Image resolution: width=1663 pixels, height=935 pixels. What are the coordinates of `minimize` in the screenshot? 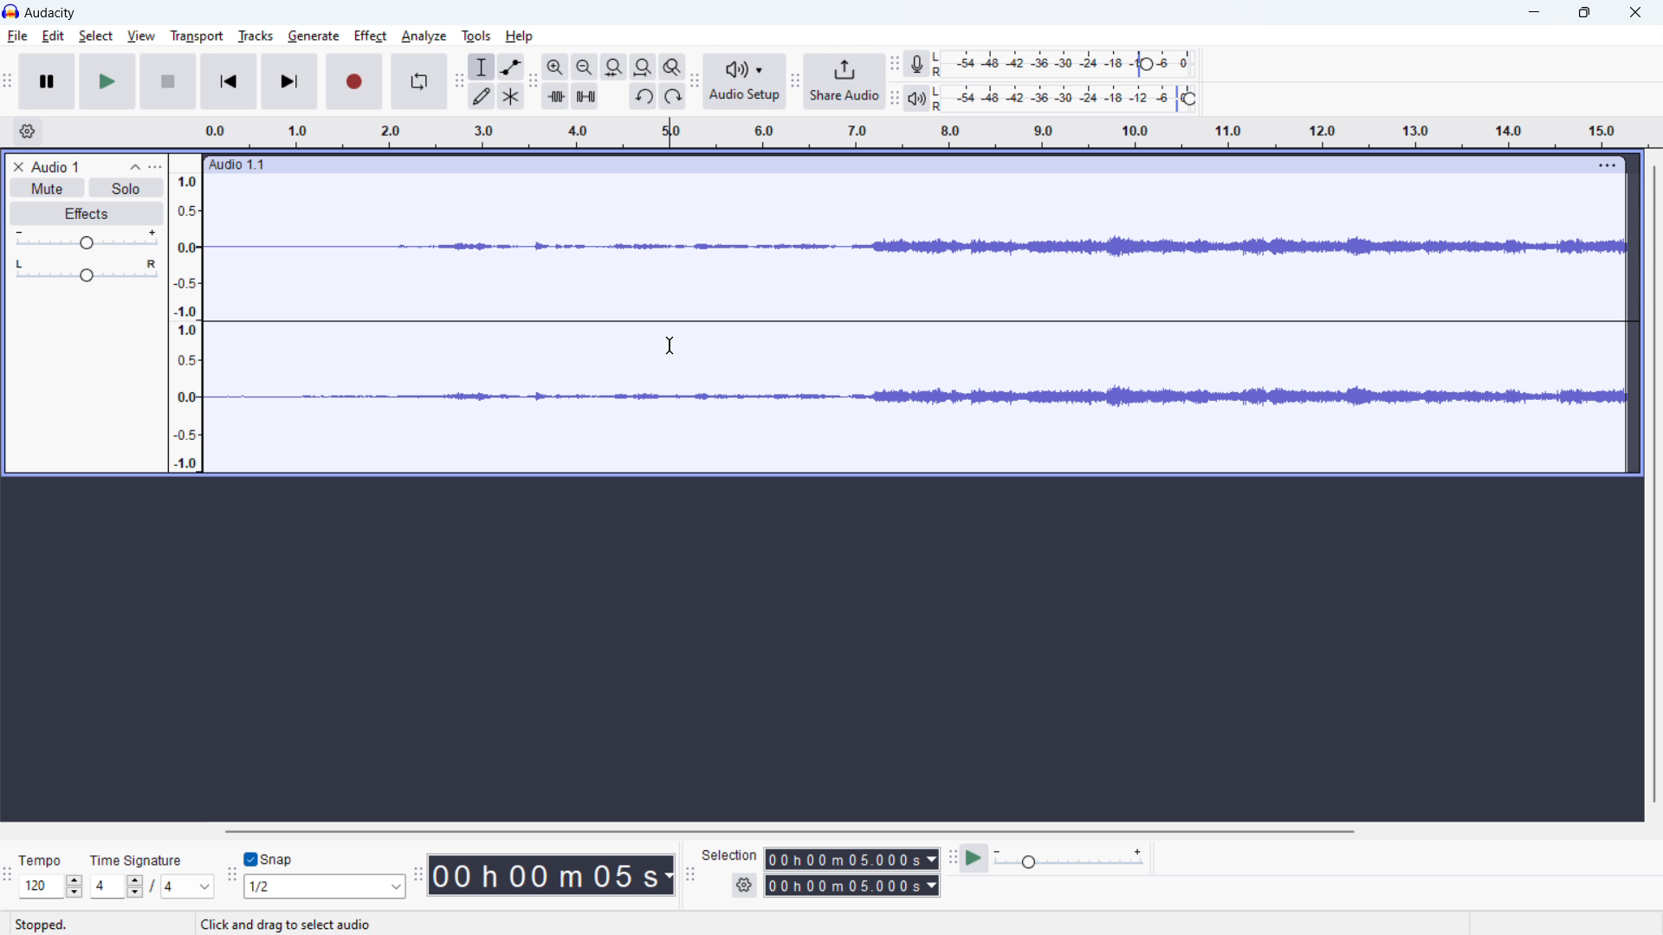 It's located at (1533, 11).